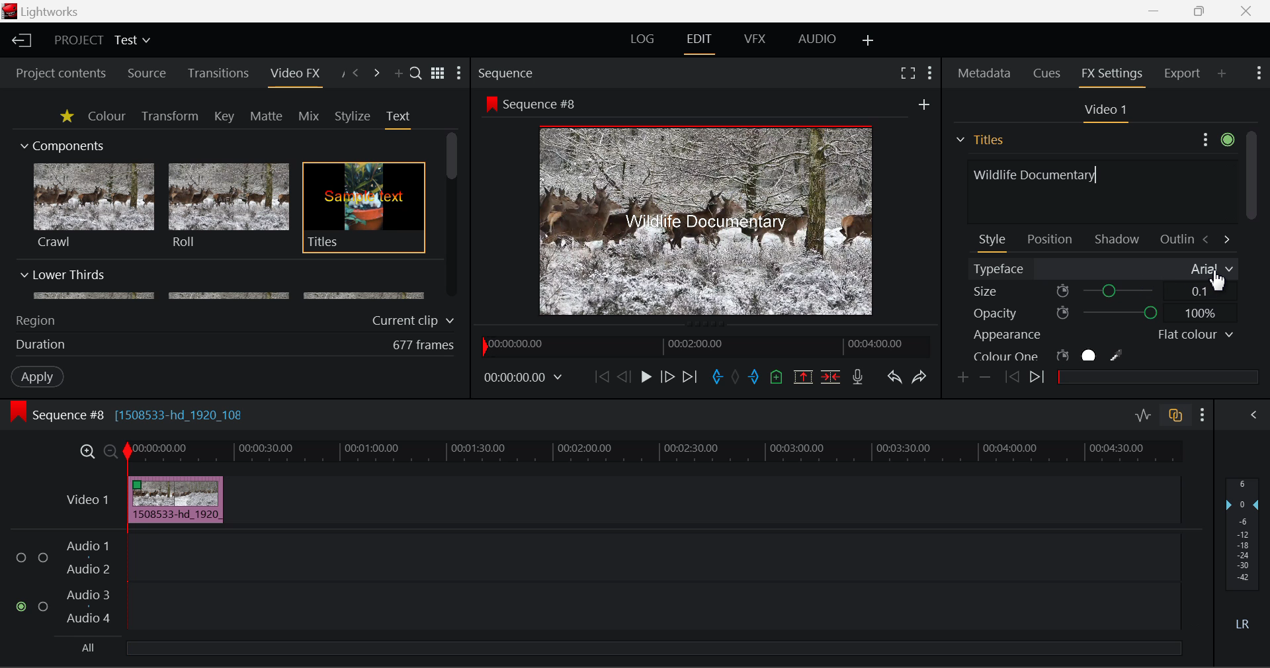 This screenshot has height=668, width=1270. What do you see at coordinates (402, 119) in the screenshot?
I see `Text Tab Open` at bounding box center [402, 119].